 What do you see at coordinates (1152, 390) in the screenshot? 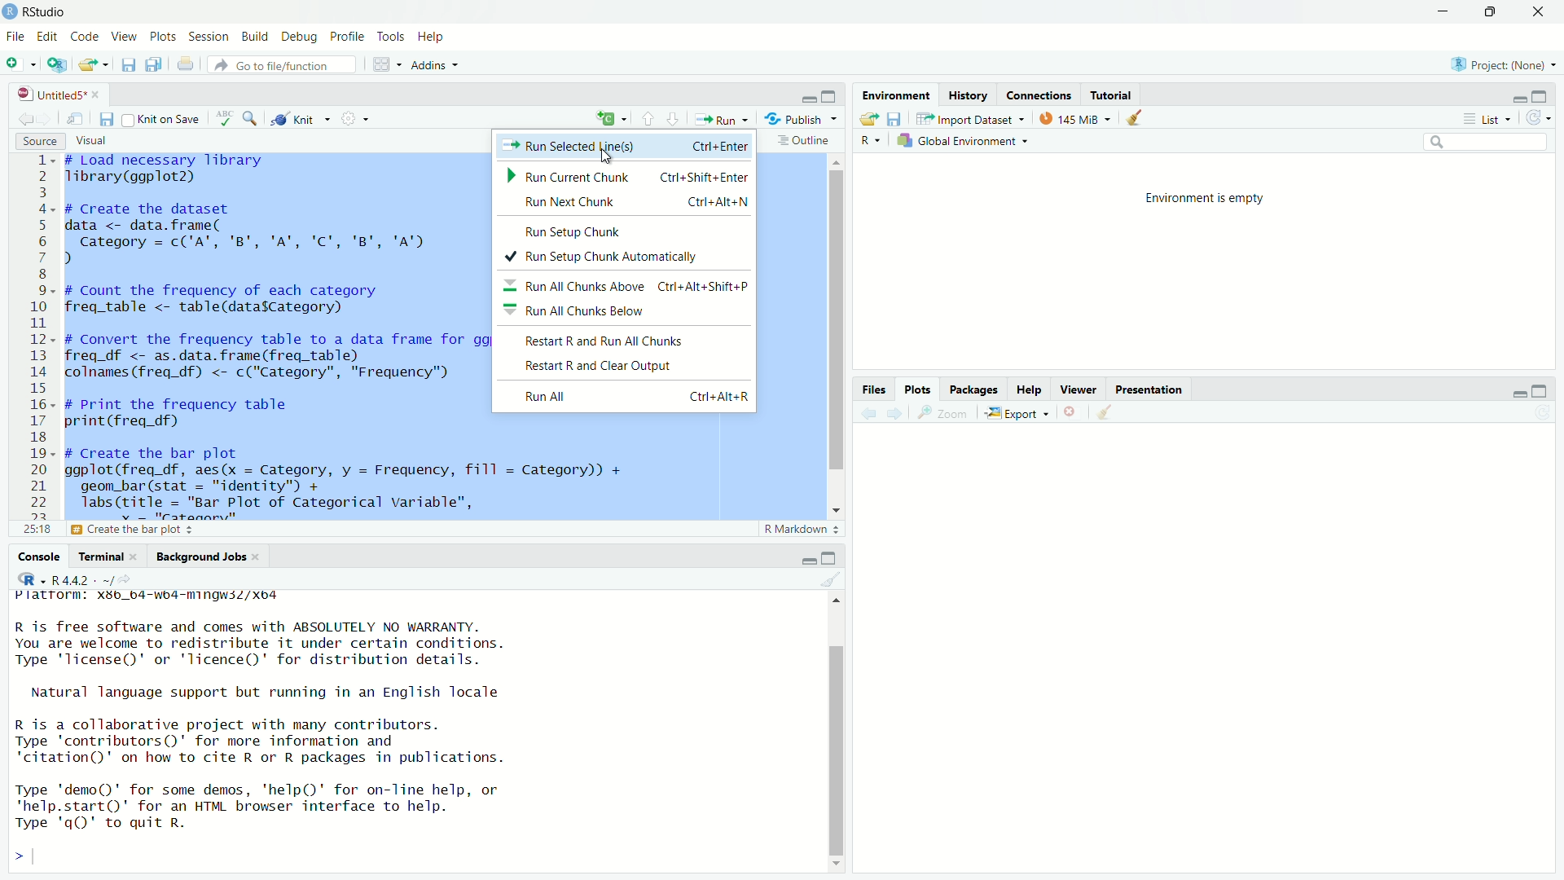
I see `presentation` at bounding box center [1152, 390].